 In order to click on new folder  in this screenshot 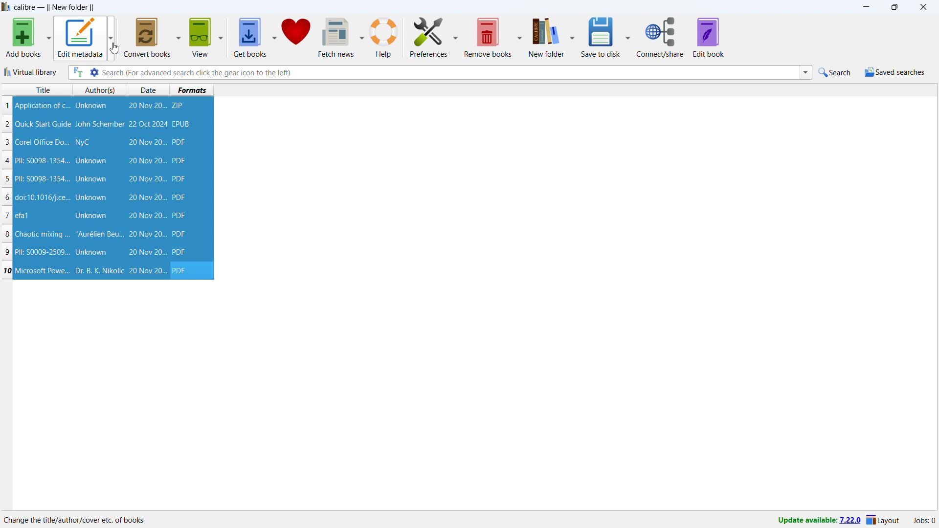, I will do `click(547, 36)`.